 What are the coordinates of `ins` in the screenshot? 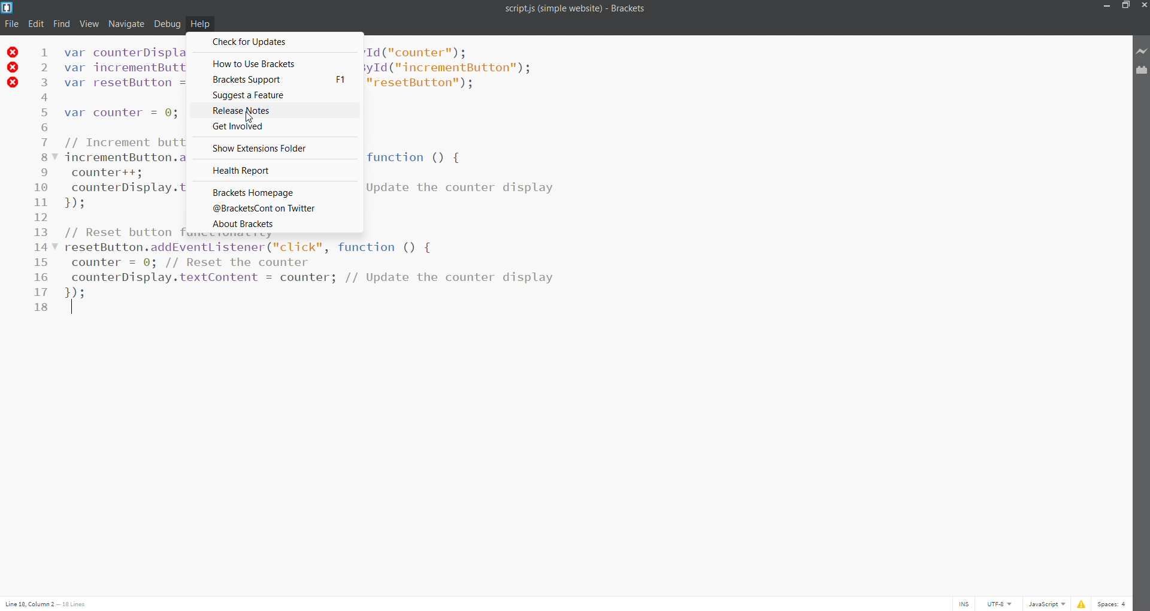 It's located at (963, 602).